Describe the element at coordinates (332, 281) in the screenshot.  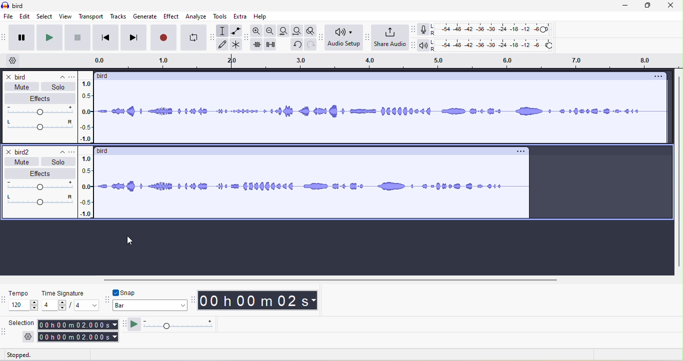
I see `horizontal scroll bar` at that location.